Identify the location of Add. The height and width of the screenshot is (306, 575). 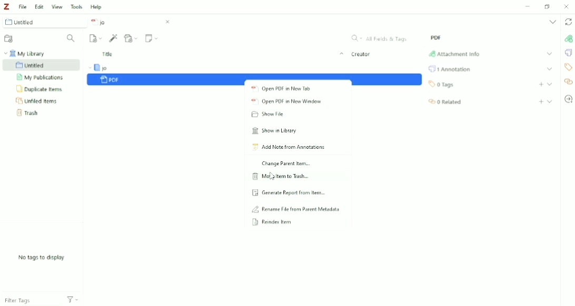
(541, 102).